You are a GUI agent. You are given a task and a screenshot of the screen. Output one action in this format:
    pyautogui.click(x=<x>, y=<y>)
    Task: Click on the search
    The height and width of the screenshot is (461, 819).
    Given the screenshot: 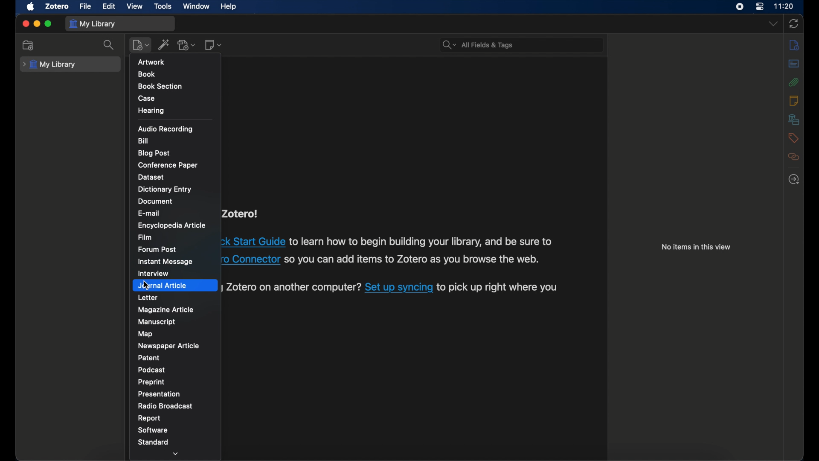 What is the action you would take?
    pyautogui.click(x=108, y=45)
    